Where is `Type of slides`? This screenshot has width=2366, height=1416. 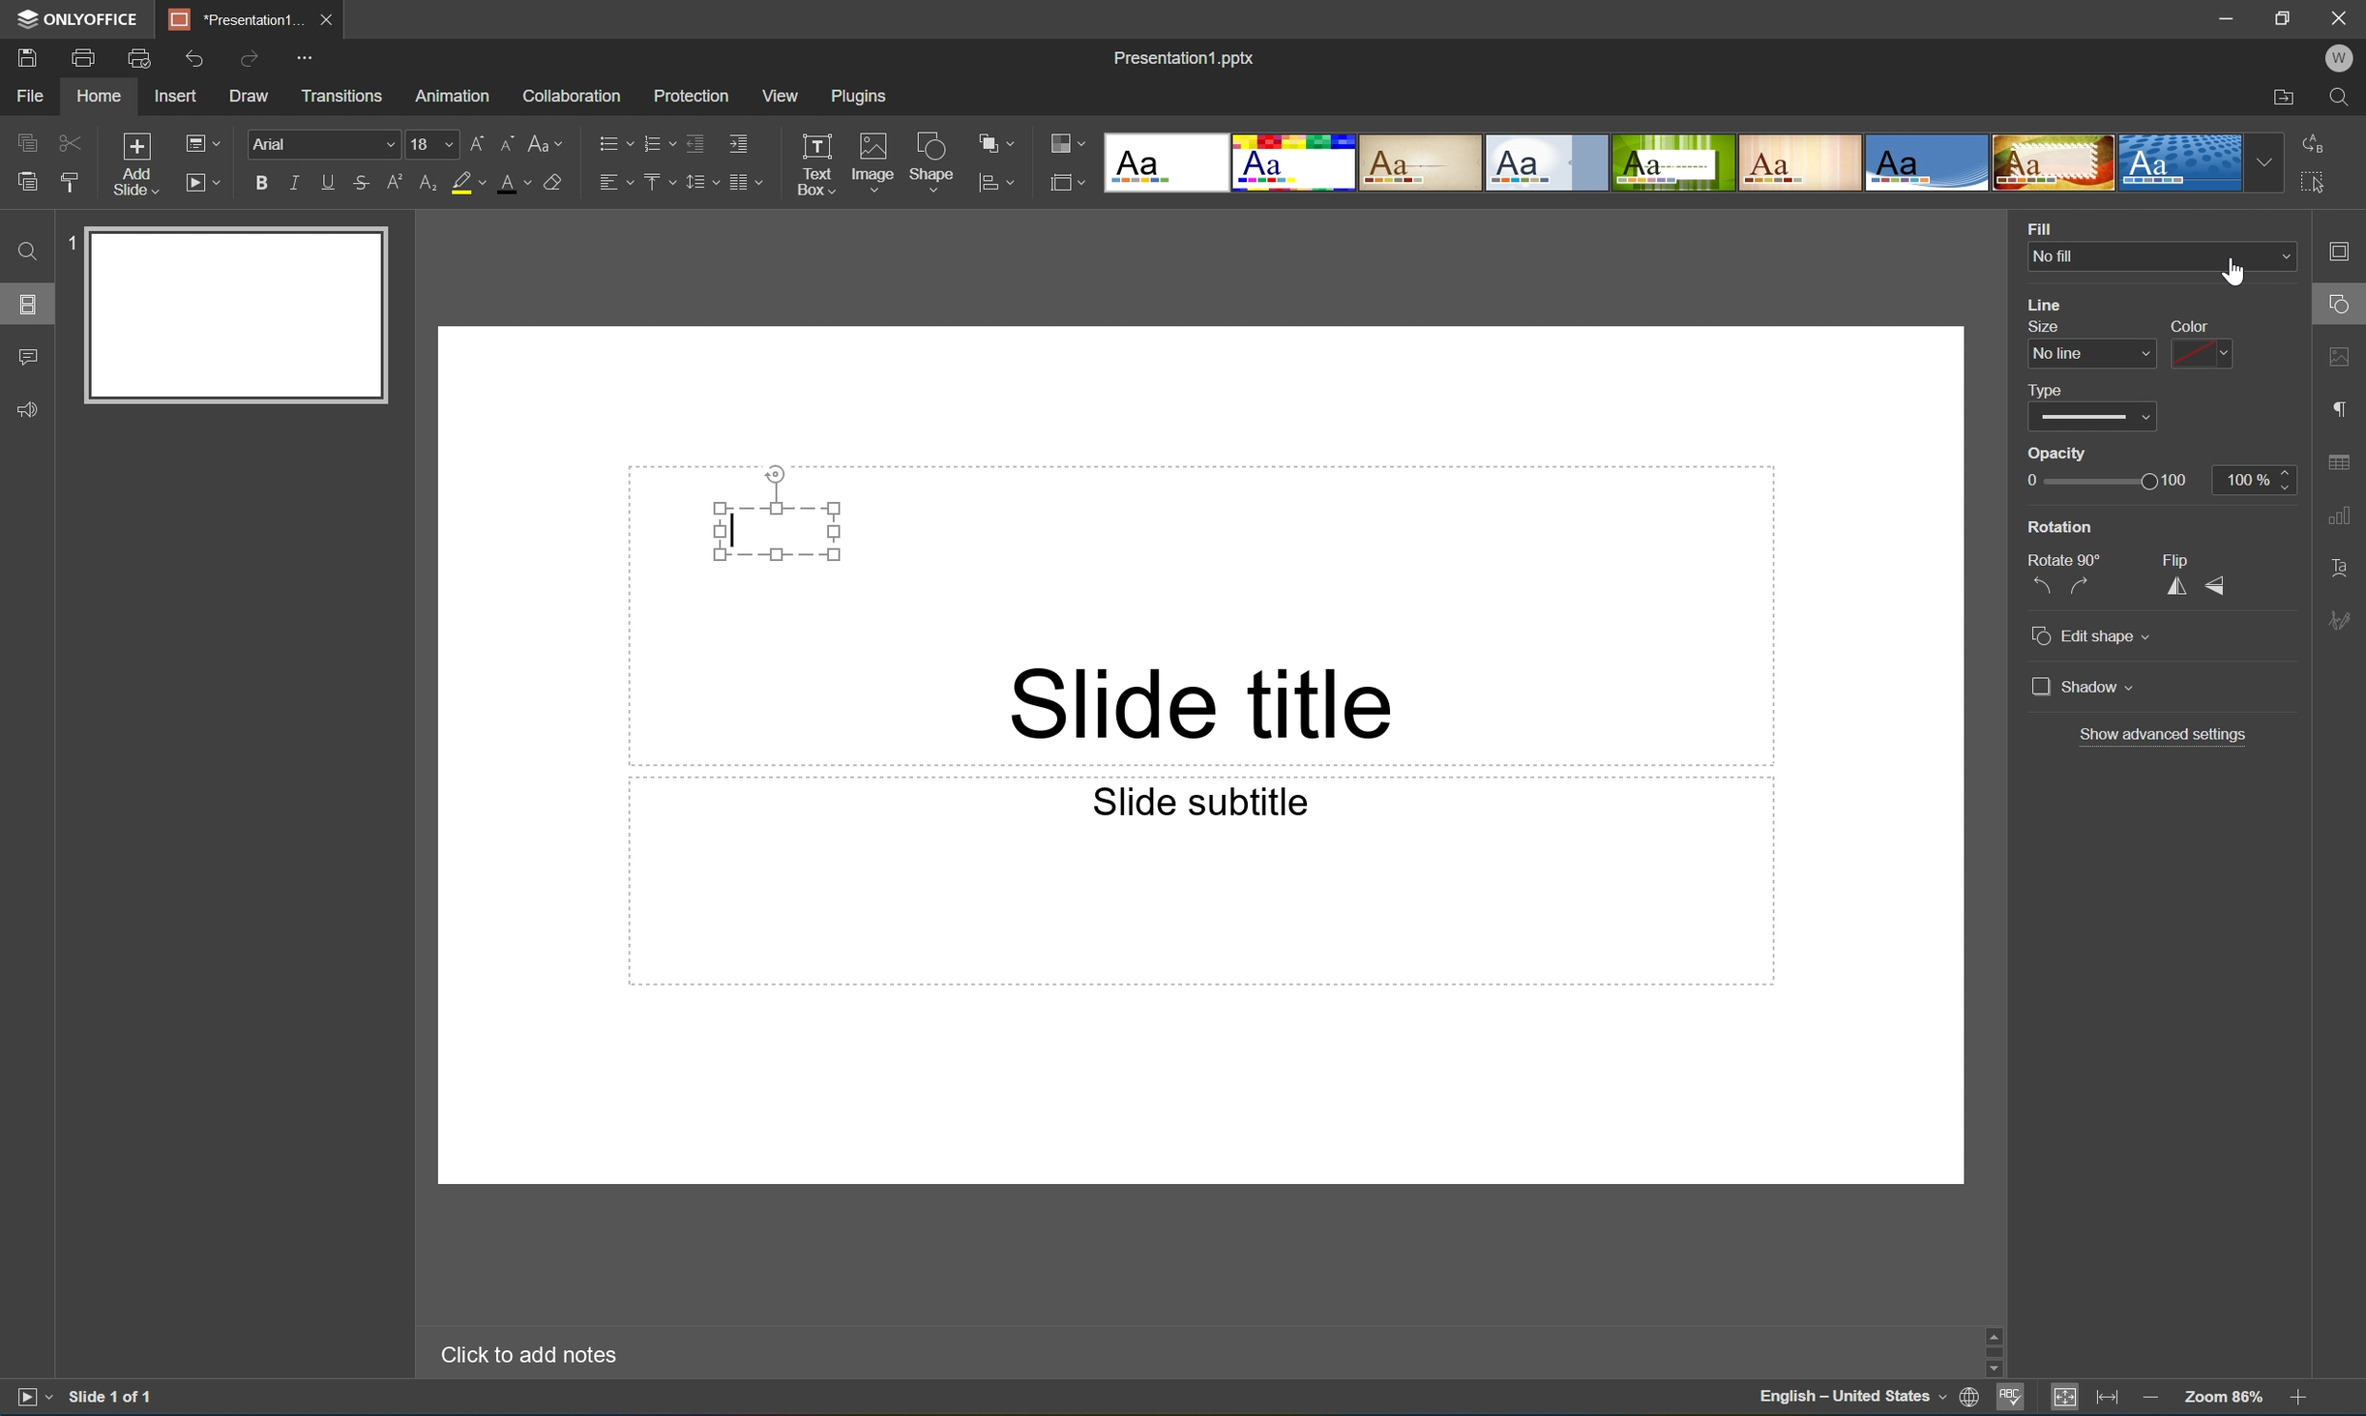
Type of slides is located at coordinates (1672, 163).